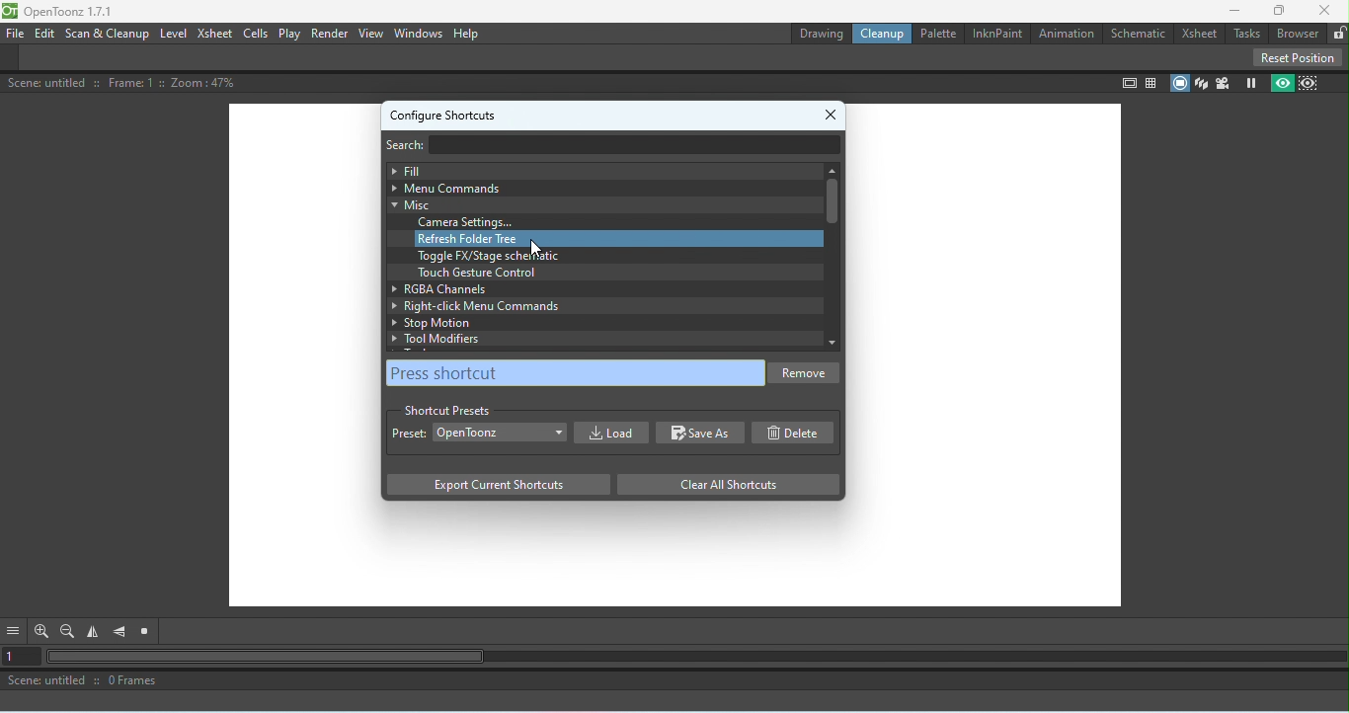  What do you see at coordinates (937, 34) in the screenshot?
I see `Palettte` at bounding box center [937, 34].